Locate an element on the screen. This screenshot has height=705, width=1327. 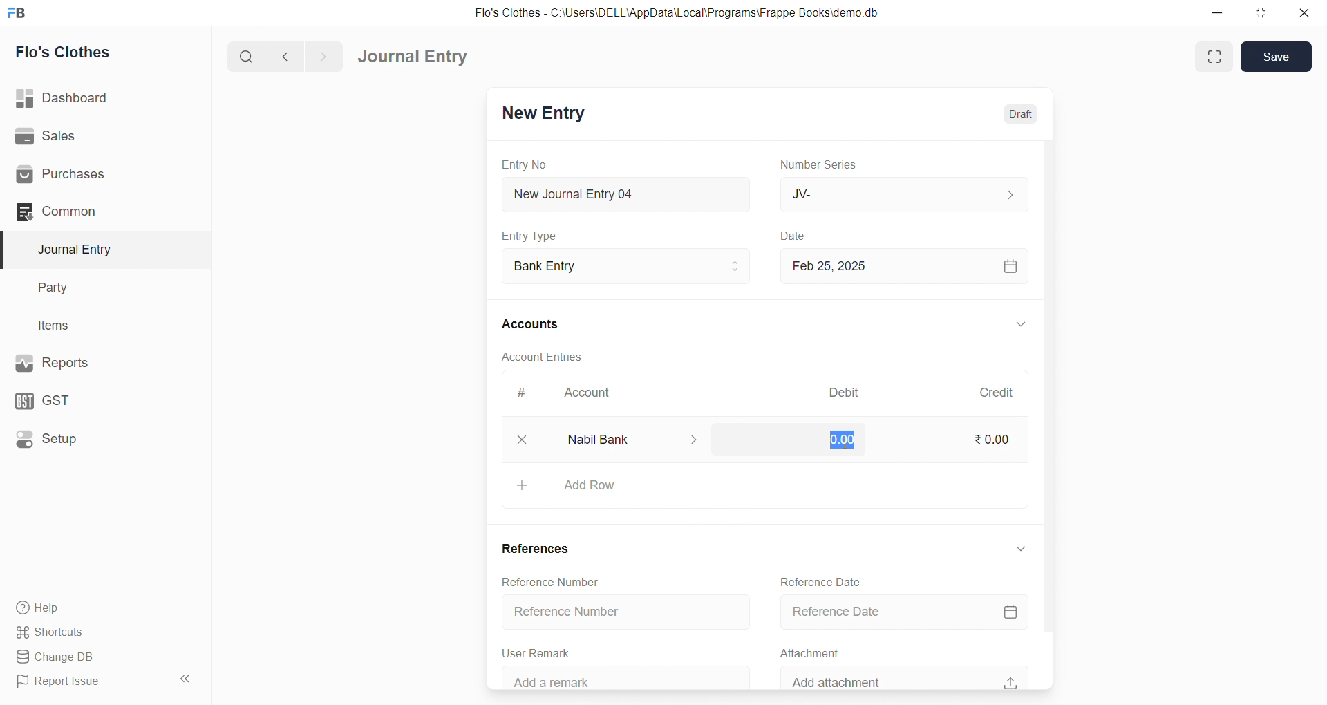
Items is located at coordinates (95, 326).